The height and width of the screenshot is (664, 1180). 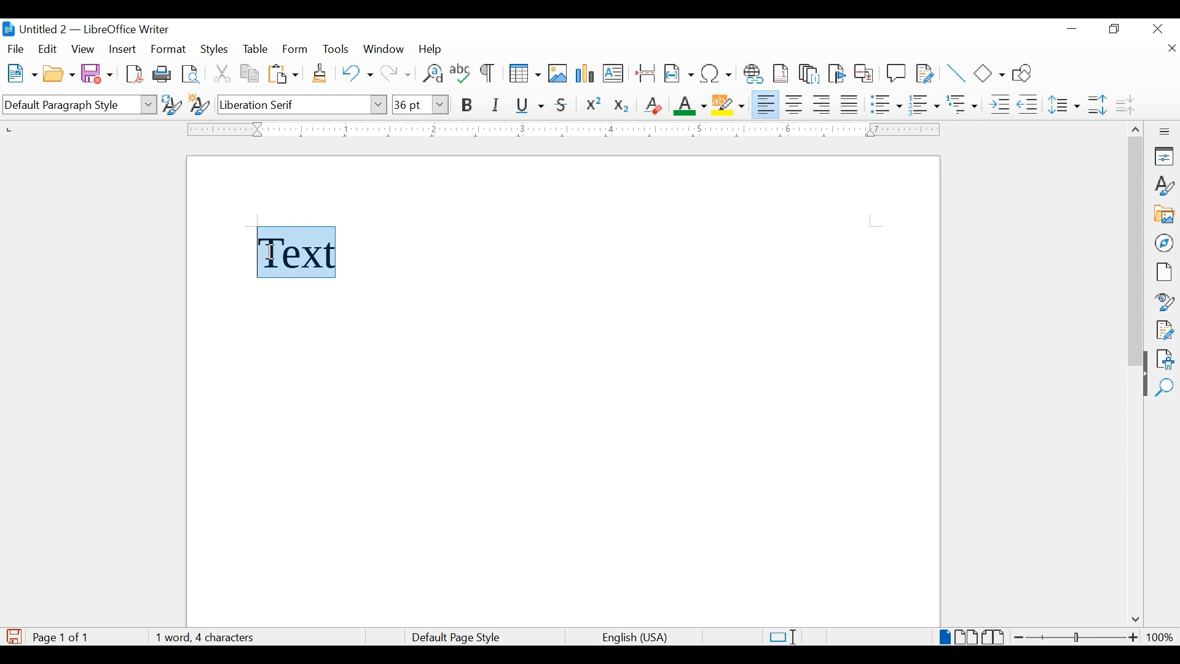 I want to click on bold, so click(x=468, y=106).